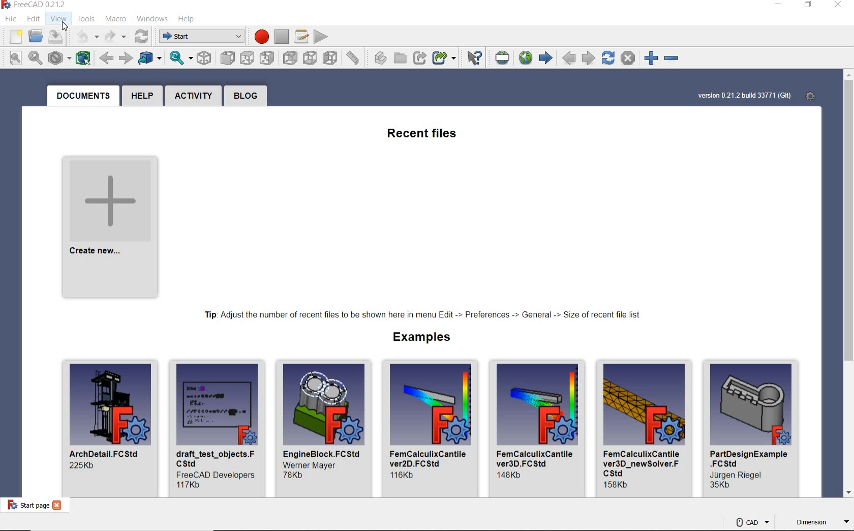 The width and height of the screenshot is (854, 531). I want to click on start page, so click(26, 506).